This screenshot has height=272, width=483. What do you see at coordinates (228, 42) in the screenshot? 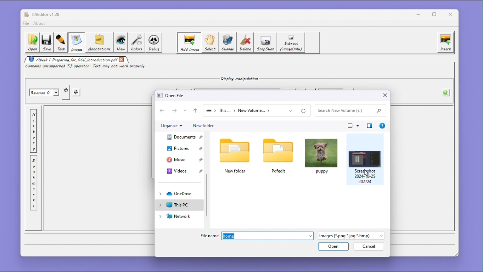
I see `Change` at bounding box center [228, 42].